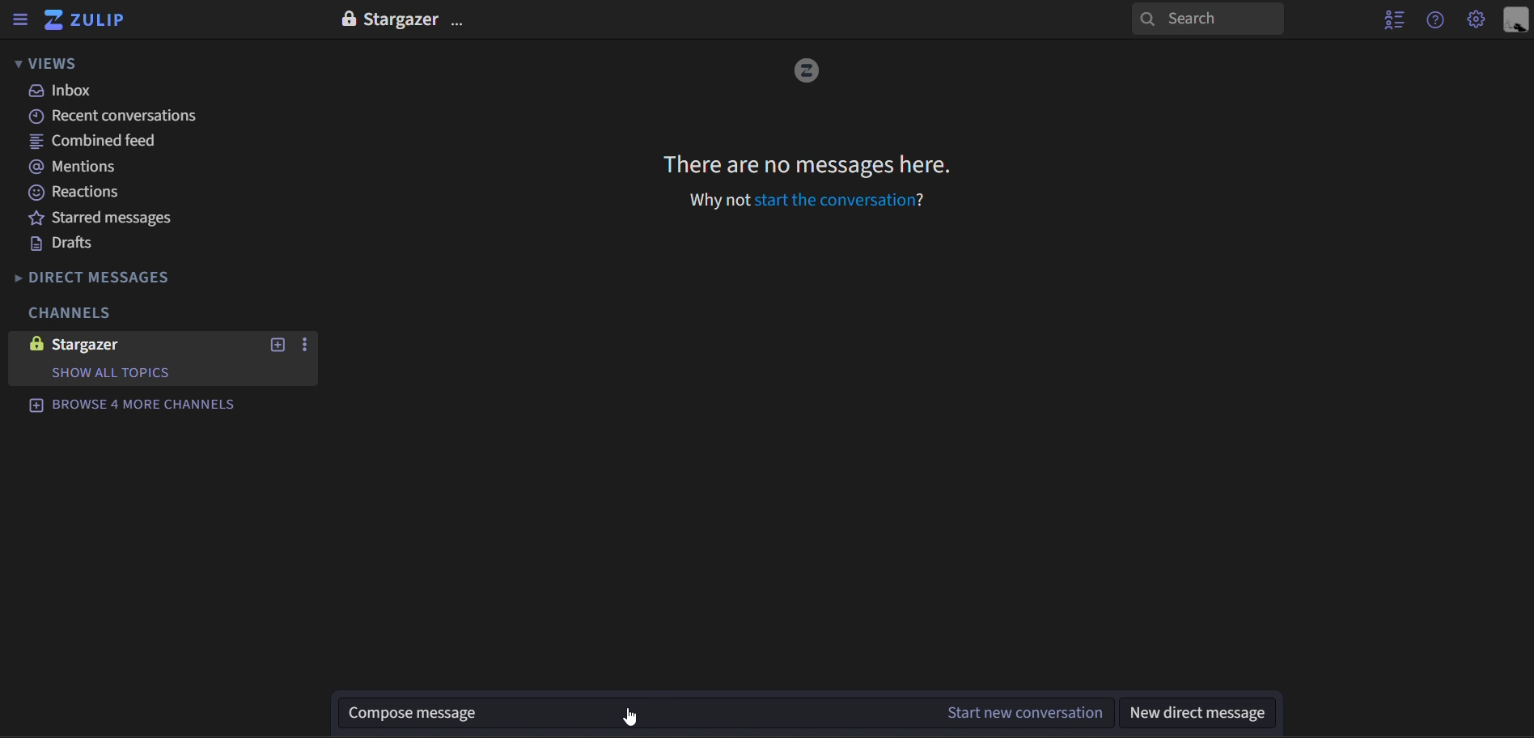 The width and height of the screenshot is (1534, 738). I want to click on new topic, so click(275, 347).